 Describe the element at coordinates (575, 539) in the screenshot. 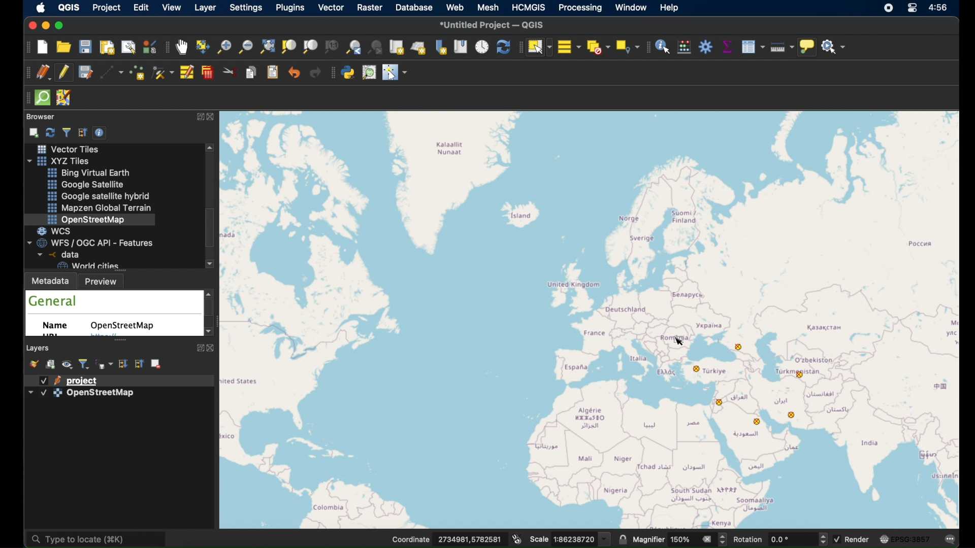

I see `Scale value` at that location.